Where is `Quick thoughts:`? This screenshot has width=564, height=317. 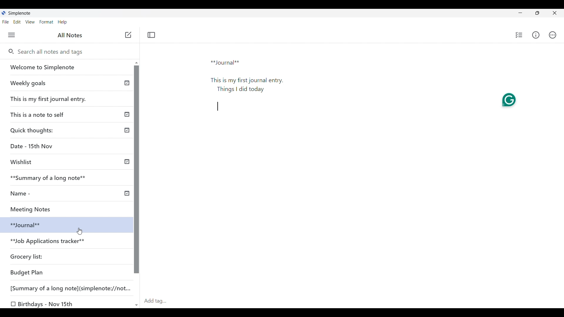
Quick thoughts: is located at coordinates (33, 130).